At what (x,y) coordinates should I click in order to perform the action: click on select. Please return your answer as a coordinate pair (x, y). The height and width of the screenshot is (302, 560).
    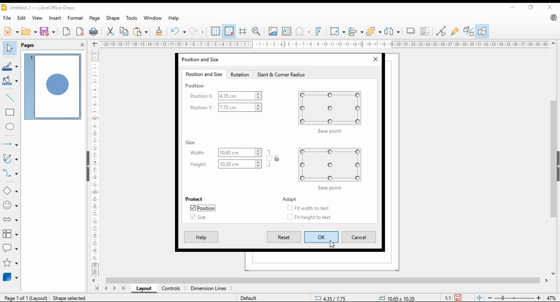
    Looking at the image, I should click on (10, 48).